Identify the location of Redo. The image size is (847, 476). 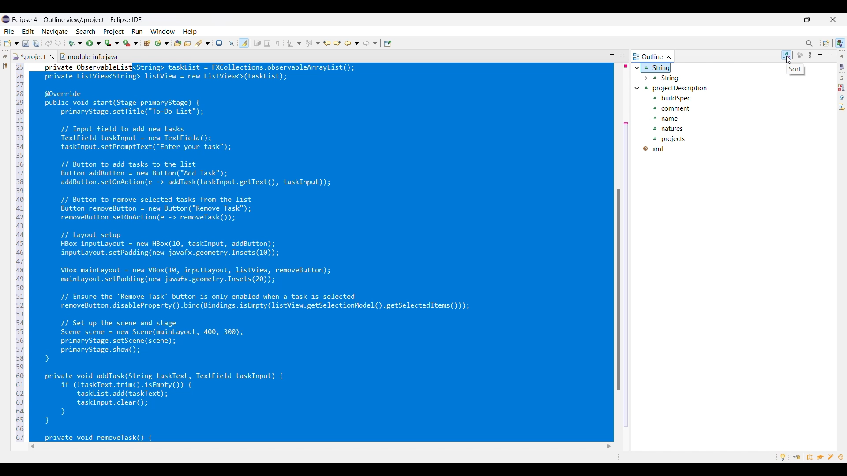
(58, 43).